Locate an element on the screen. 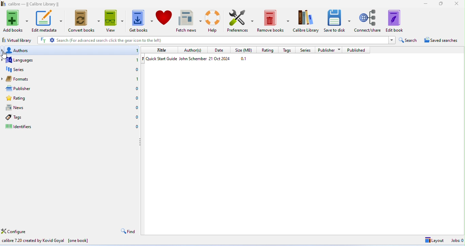 The width and height of the screenshot is (465, 246). saved searches is located at coordinates (440, 40).